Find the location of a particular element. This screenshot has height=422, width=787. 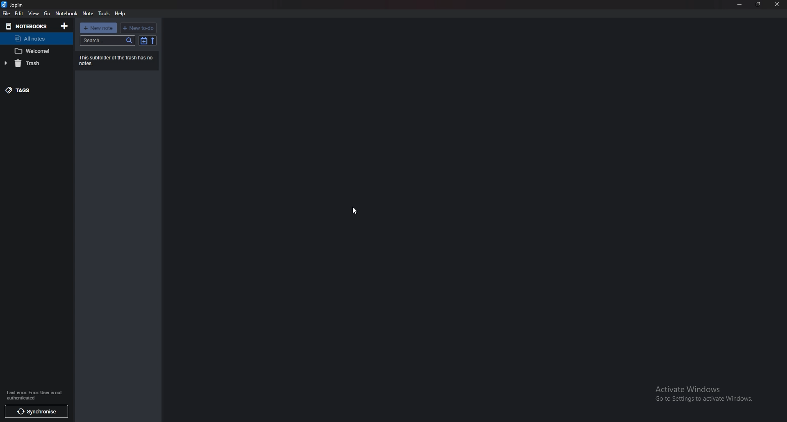

reverse sort order is located at coordinates (154, 41).